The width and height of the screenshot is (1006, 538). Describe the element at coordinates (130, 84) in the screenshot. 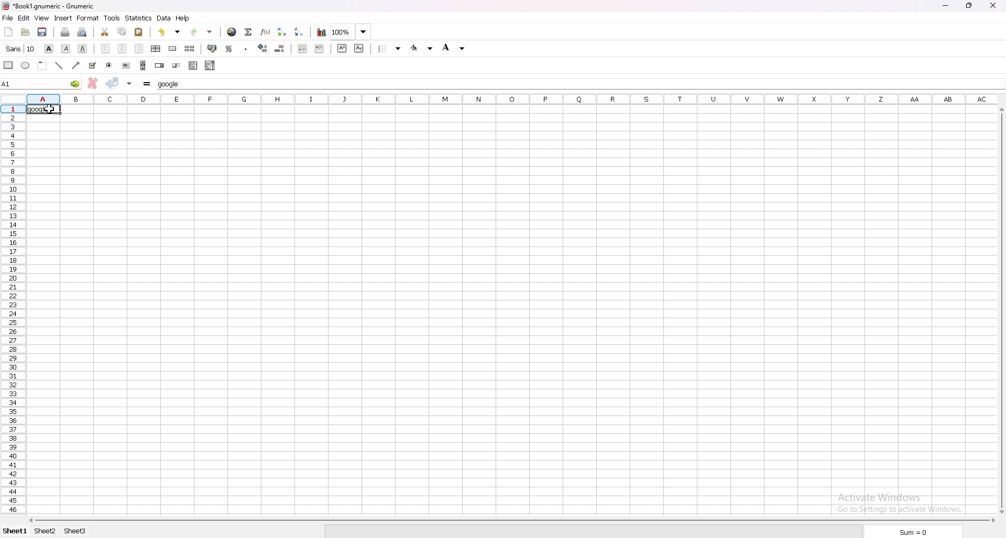

I see `accept changes in multple cell` at that location.